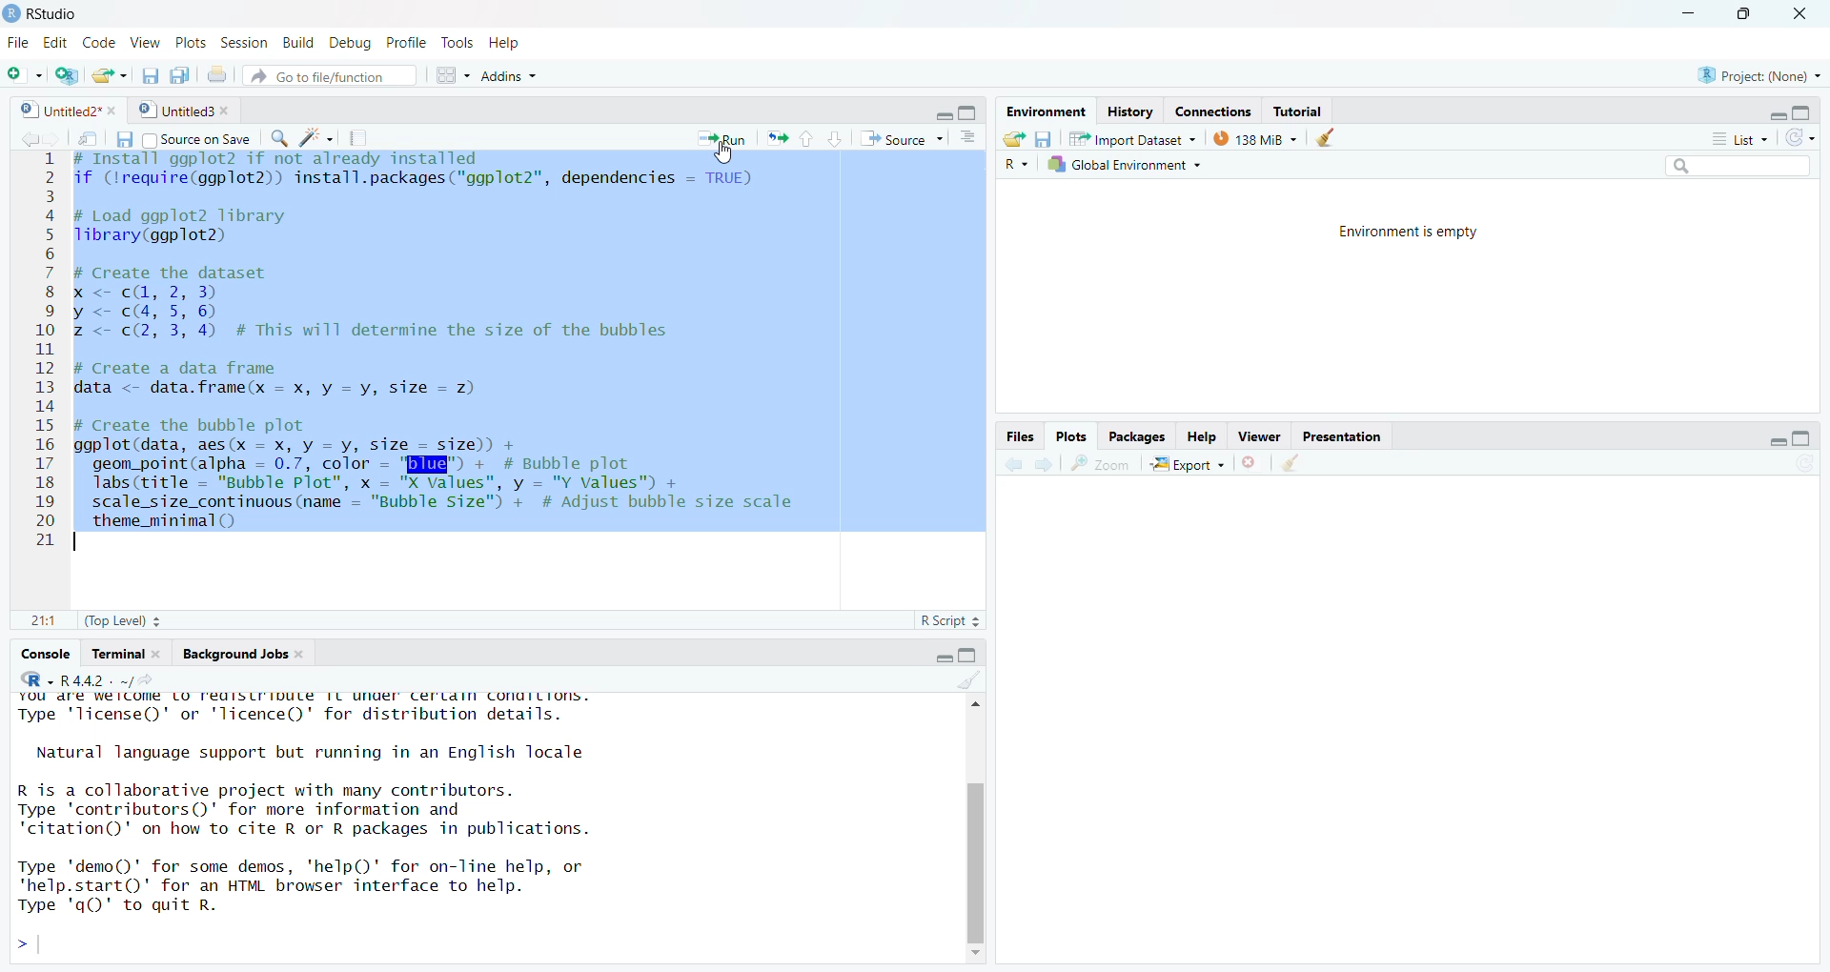 Image resolution: width=1830 pixels, height=972 pixels. I want to click on New file, so click(112, 72).